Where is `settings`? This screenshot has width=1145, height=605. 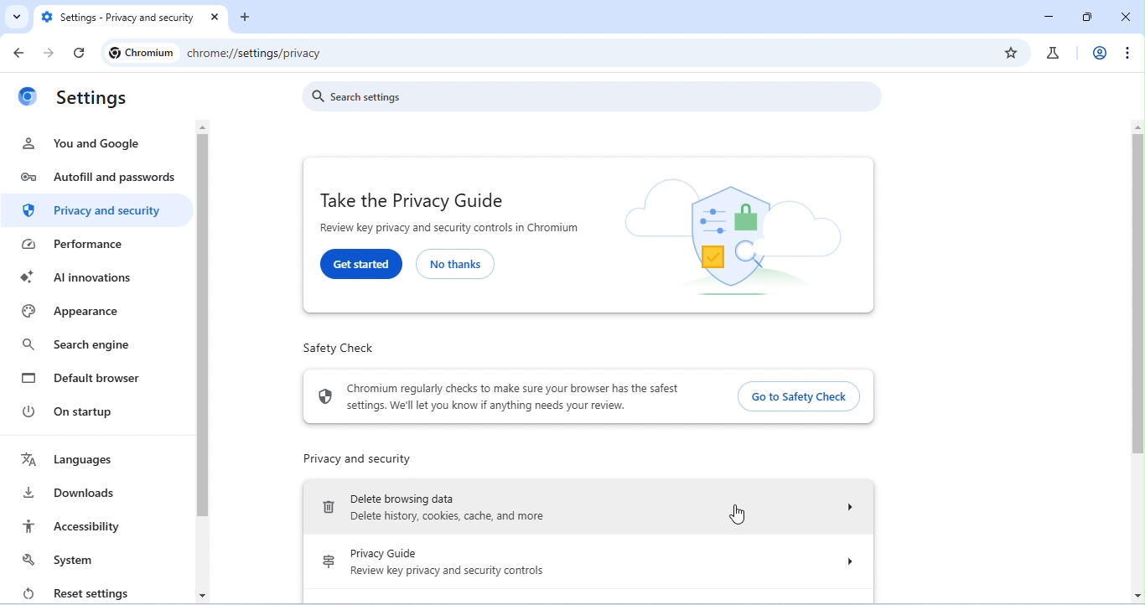
settings is located at coordinates (94, 99).